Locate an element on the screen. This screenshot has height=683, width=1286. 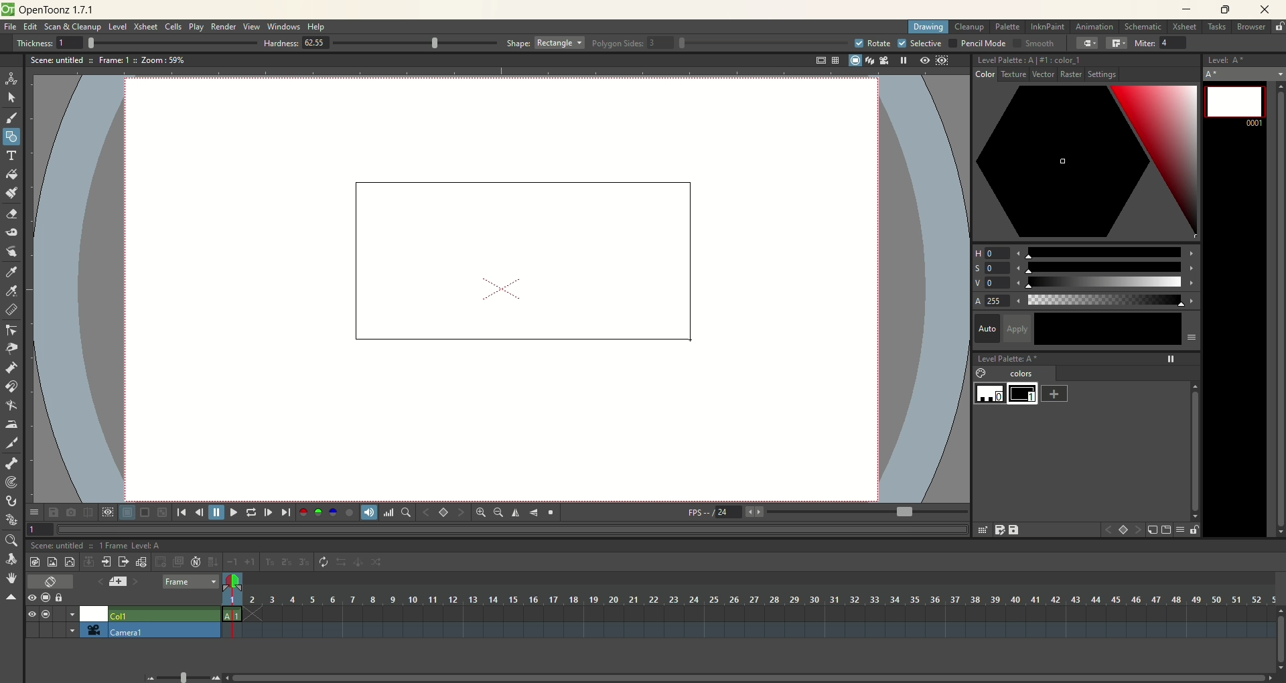
view is located at coordinates (252, 26).